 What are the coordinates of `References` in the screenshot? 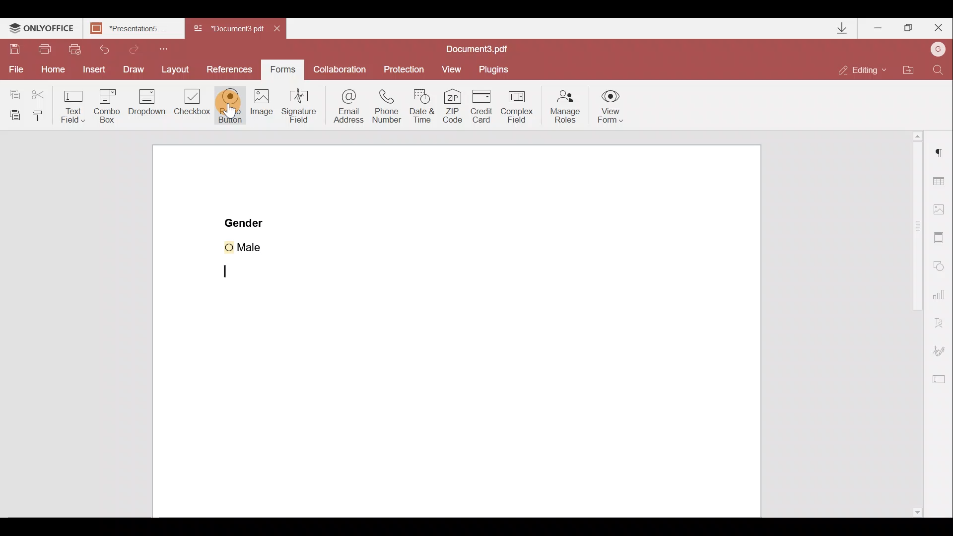 It's located at (230, 69).